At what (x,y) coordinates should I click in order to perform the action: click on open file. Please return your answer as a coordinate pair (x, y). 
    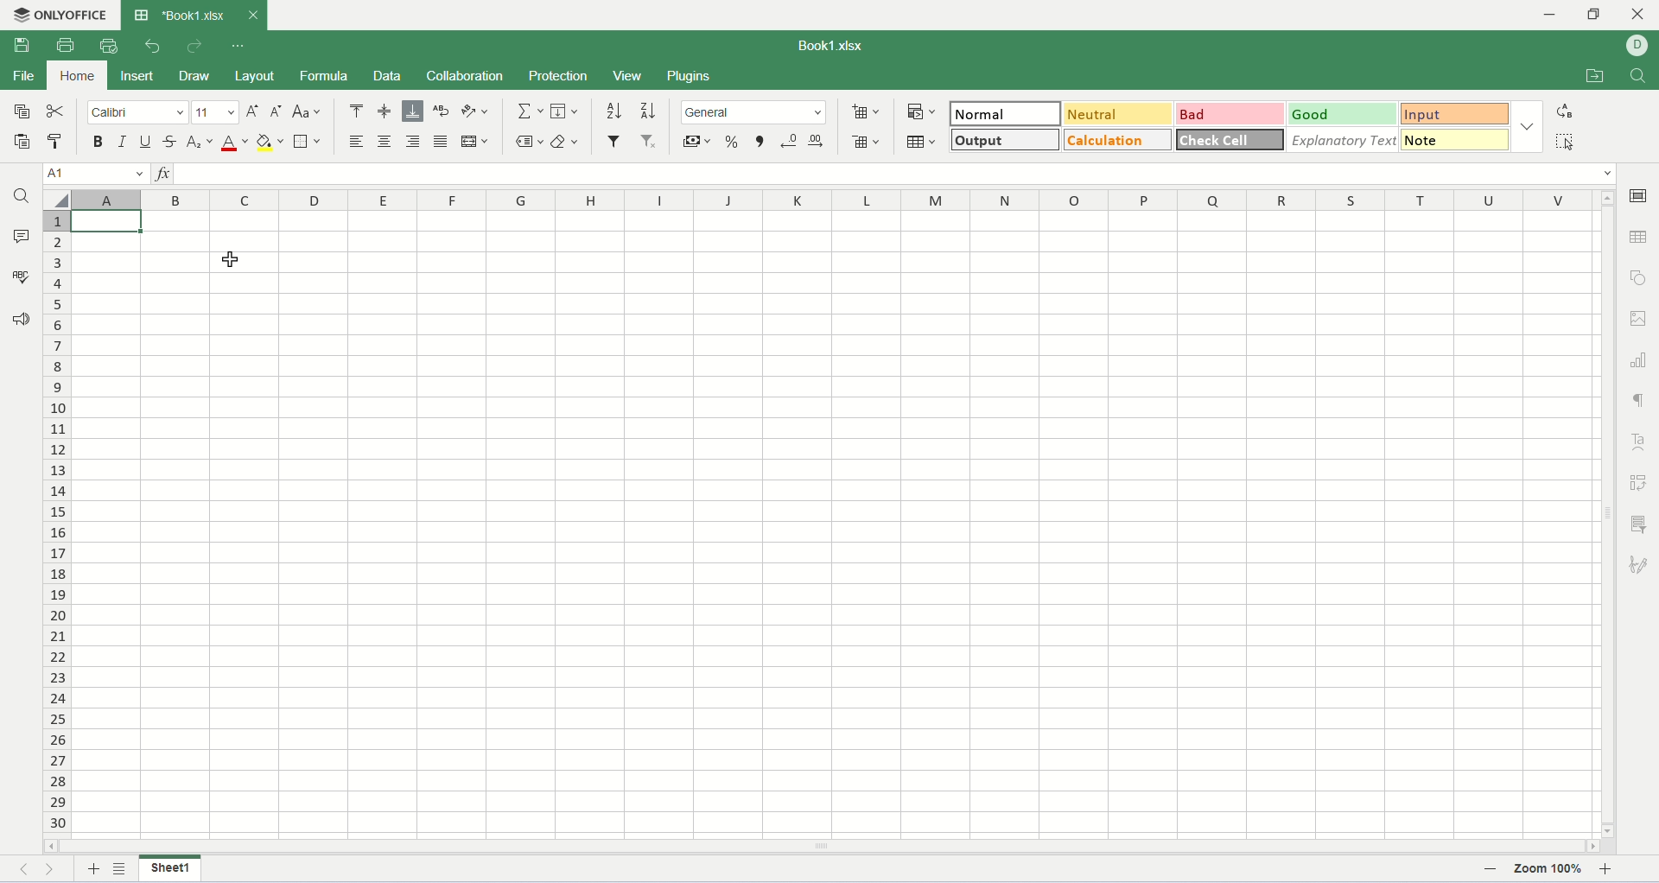
    Looking at the image, I should click on (1592, 75).